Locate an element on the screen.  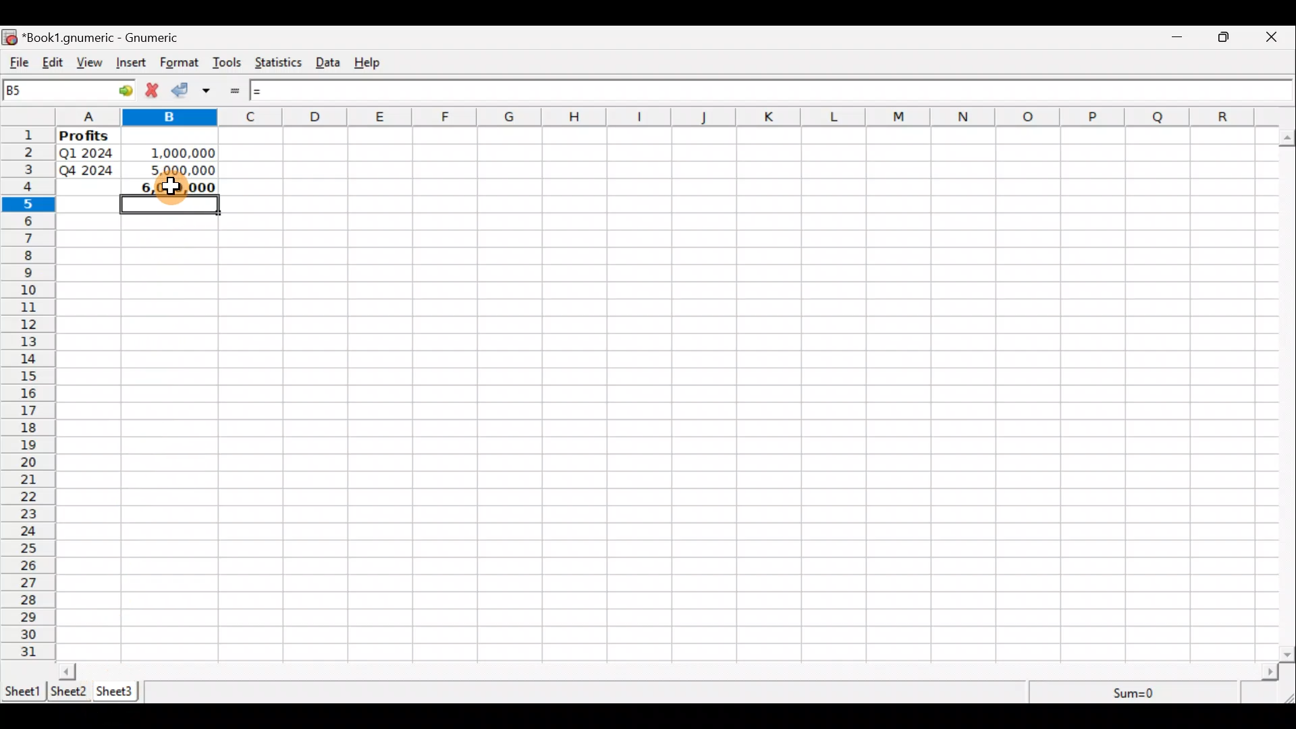
Sheet 1 is located at coordinates (23, 690).